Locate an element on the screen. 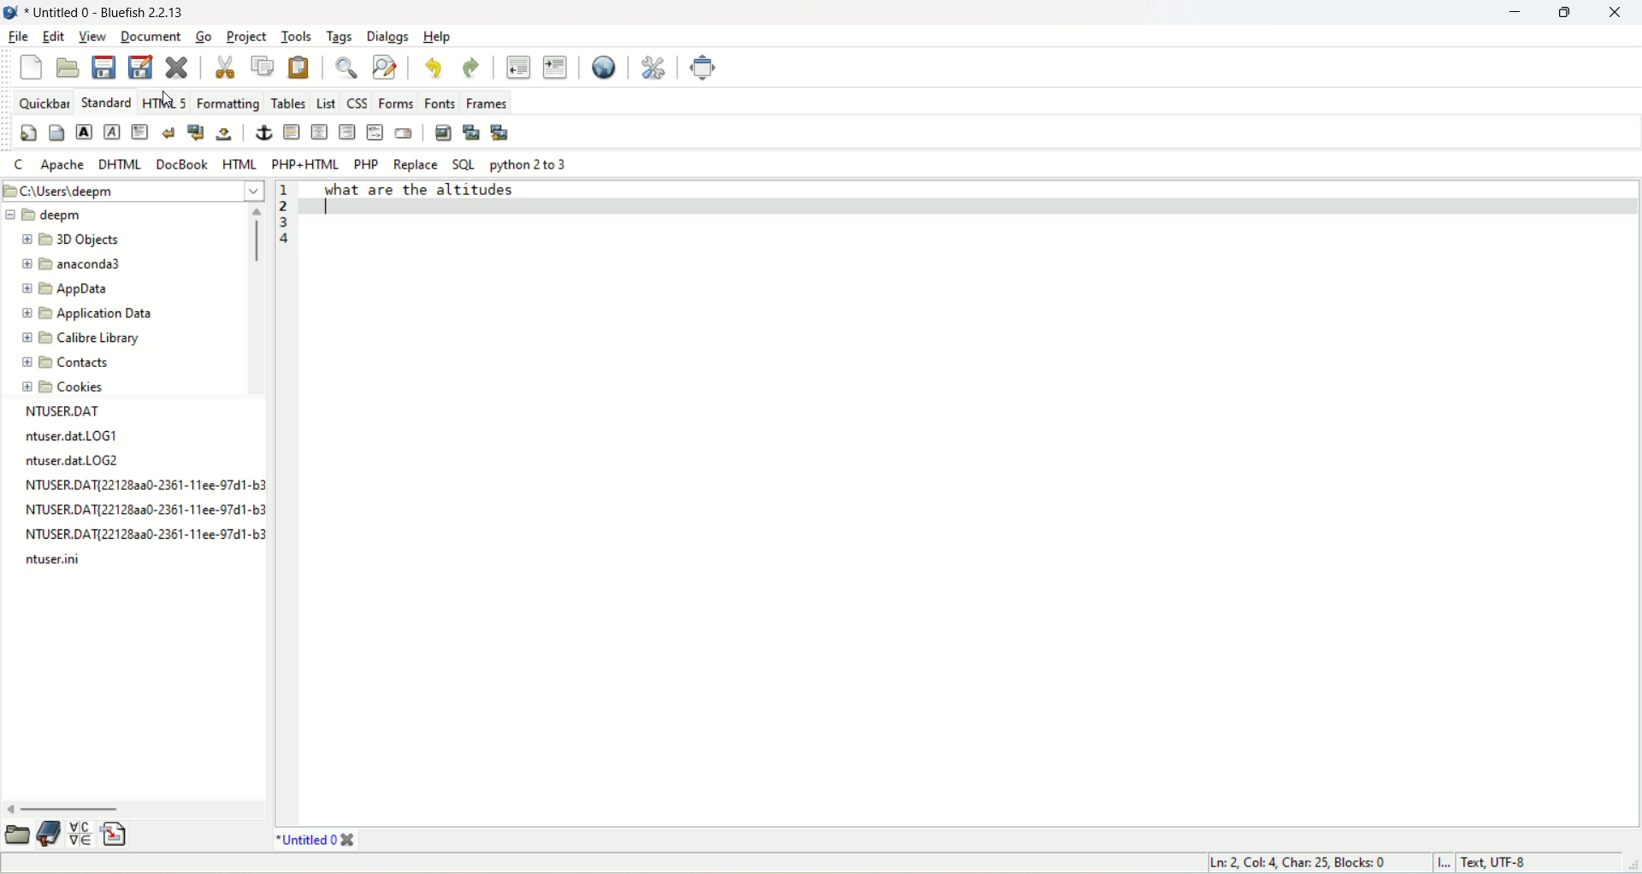 This screenshot has height=874, width=1642. formatting is located at coordinates (230, 103).